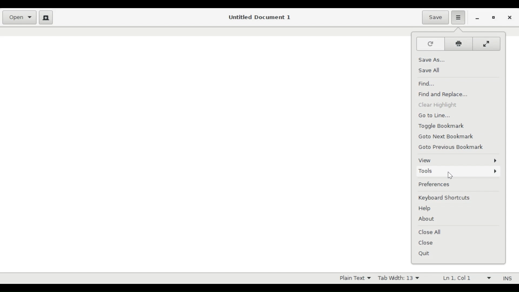 The height and width of the screenshot is (292, 519). I want to click on Keyboard shortcuts, so click(447, 198).